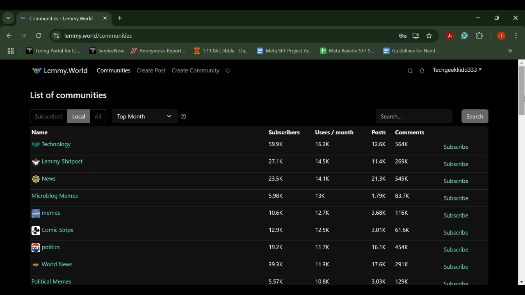 The image size is (525, 295). What do you see at coordinates (456, 146) in the screenshot?
I see `Subscribe` at bounding box center [456, 146].